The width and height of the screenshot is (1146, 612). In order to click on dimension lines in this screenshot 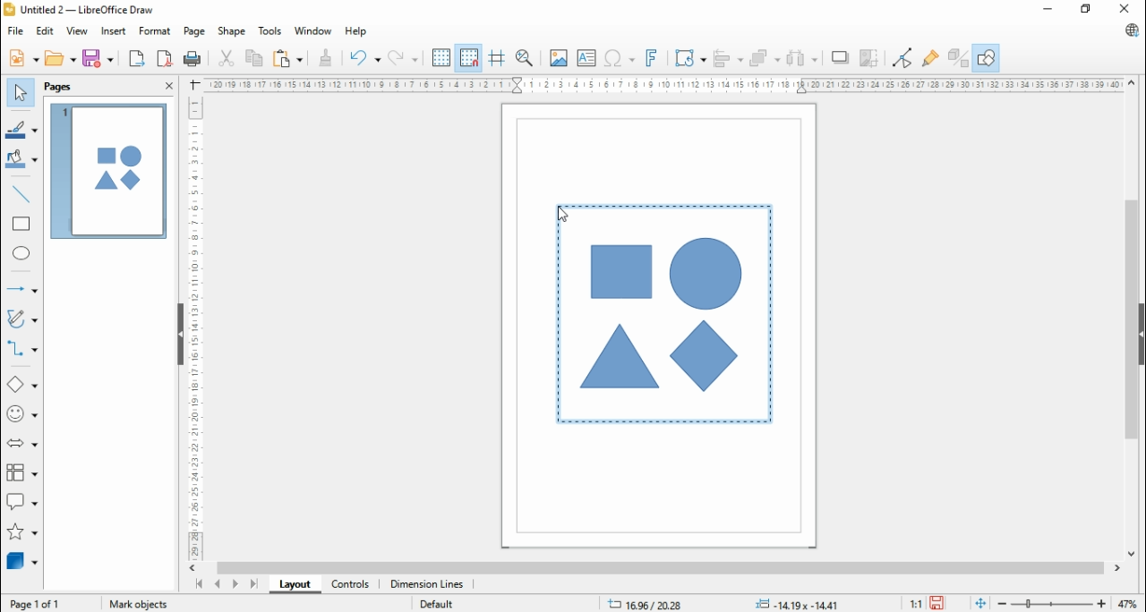, I will do `click(426, 585)`.